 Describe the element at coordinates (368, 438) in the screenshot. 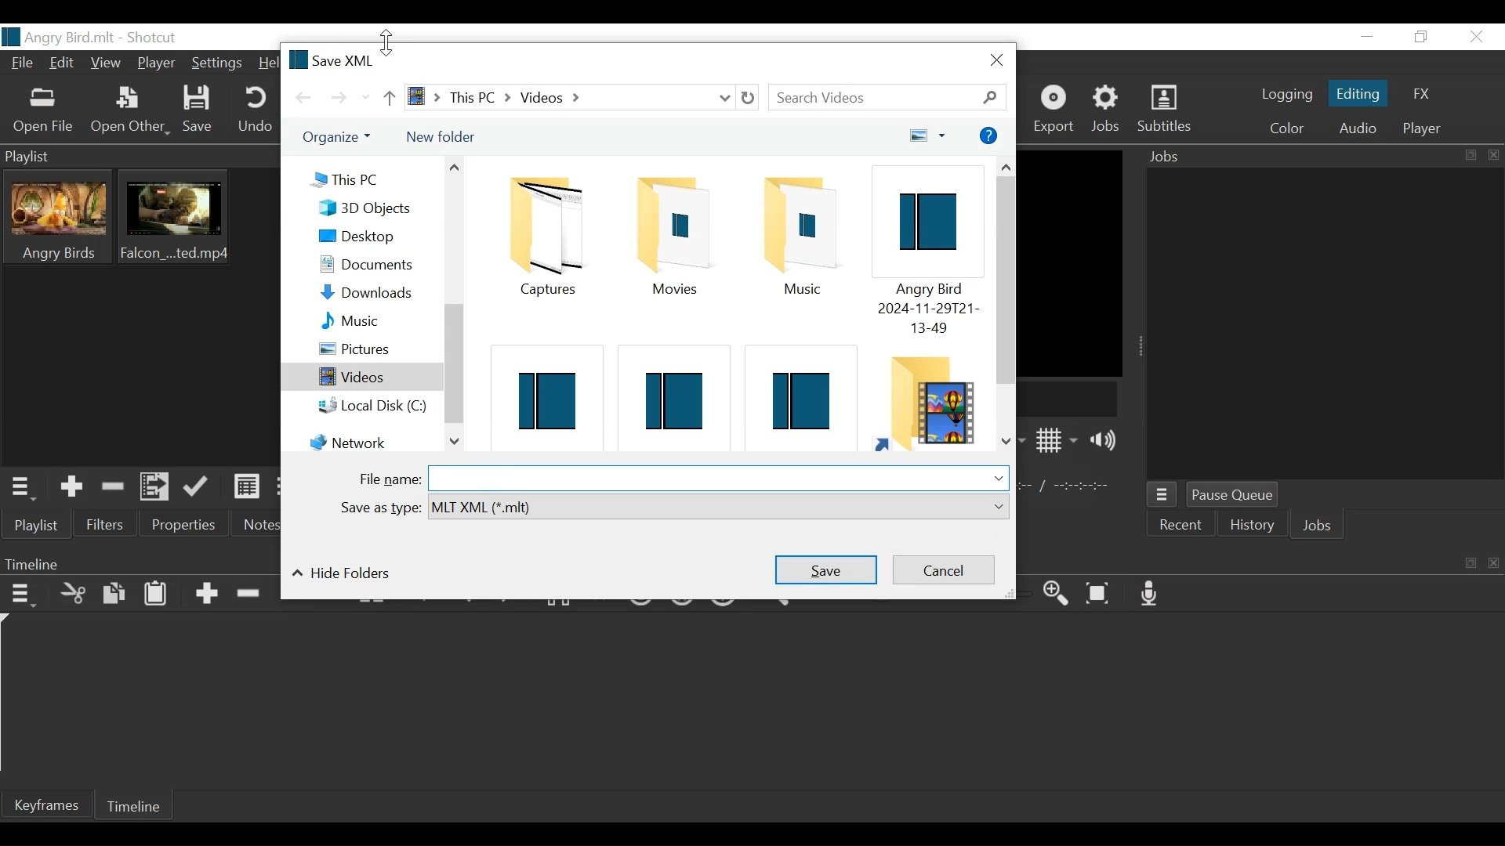

I see `Network` at that location.